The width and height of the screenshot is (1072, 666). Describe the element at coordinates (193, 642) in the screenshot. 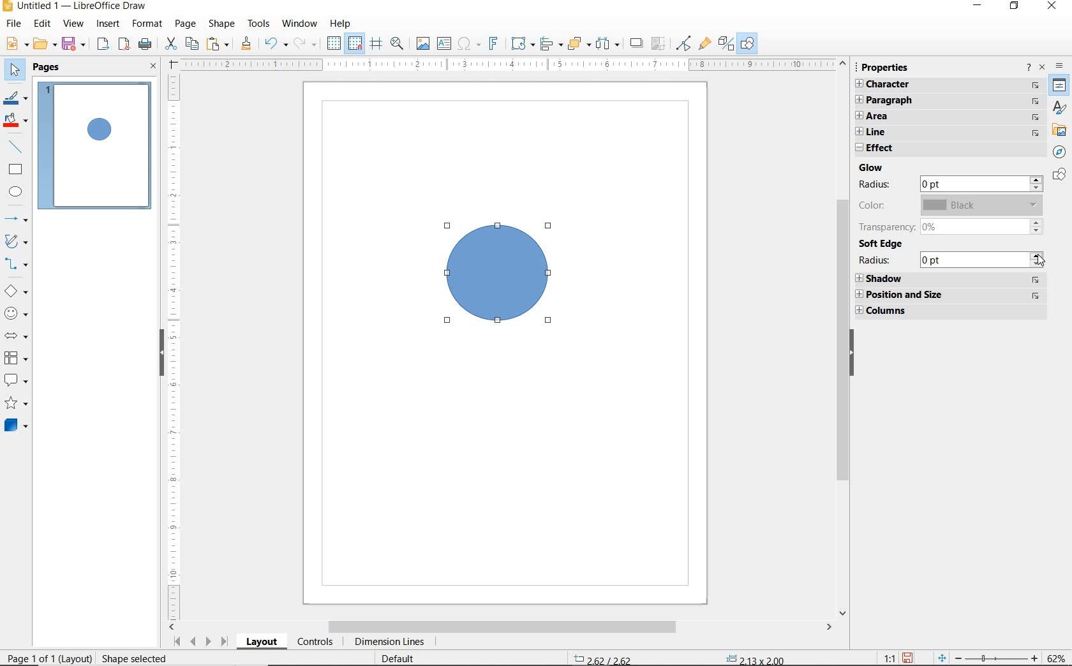

I see `Previous page` at that location.